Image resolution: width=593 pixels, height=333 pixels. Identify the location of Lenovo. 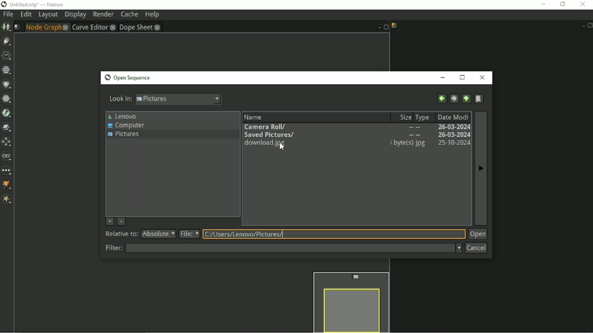
(123, 116).